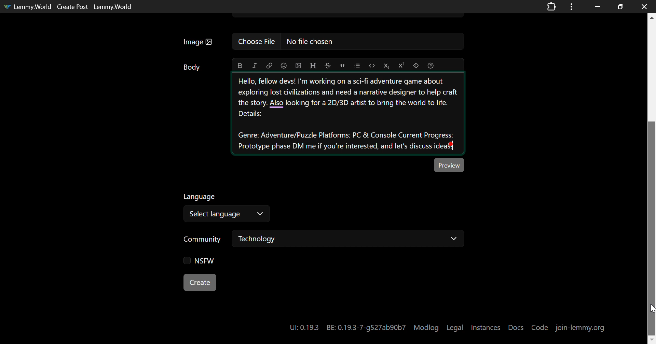 This screenshot has height=344, width=656. I want to click on italic, so click(256, 65).